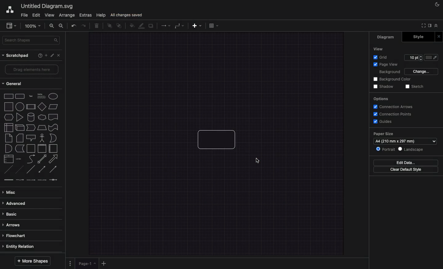 This screenshot has height=269, width=443. What do you see at coordinates (196, 26) in the screenshot?
I see `Insert` at bounding box center [196, 26].